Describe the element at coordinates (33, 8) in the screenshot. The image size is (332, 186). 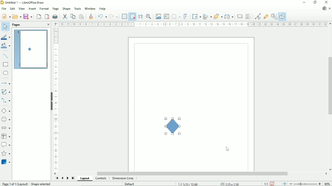
I see `Insert` at that location.